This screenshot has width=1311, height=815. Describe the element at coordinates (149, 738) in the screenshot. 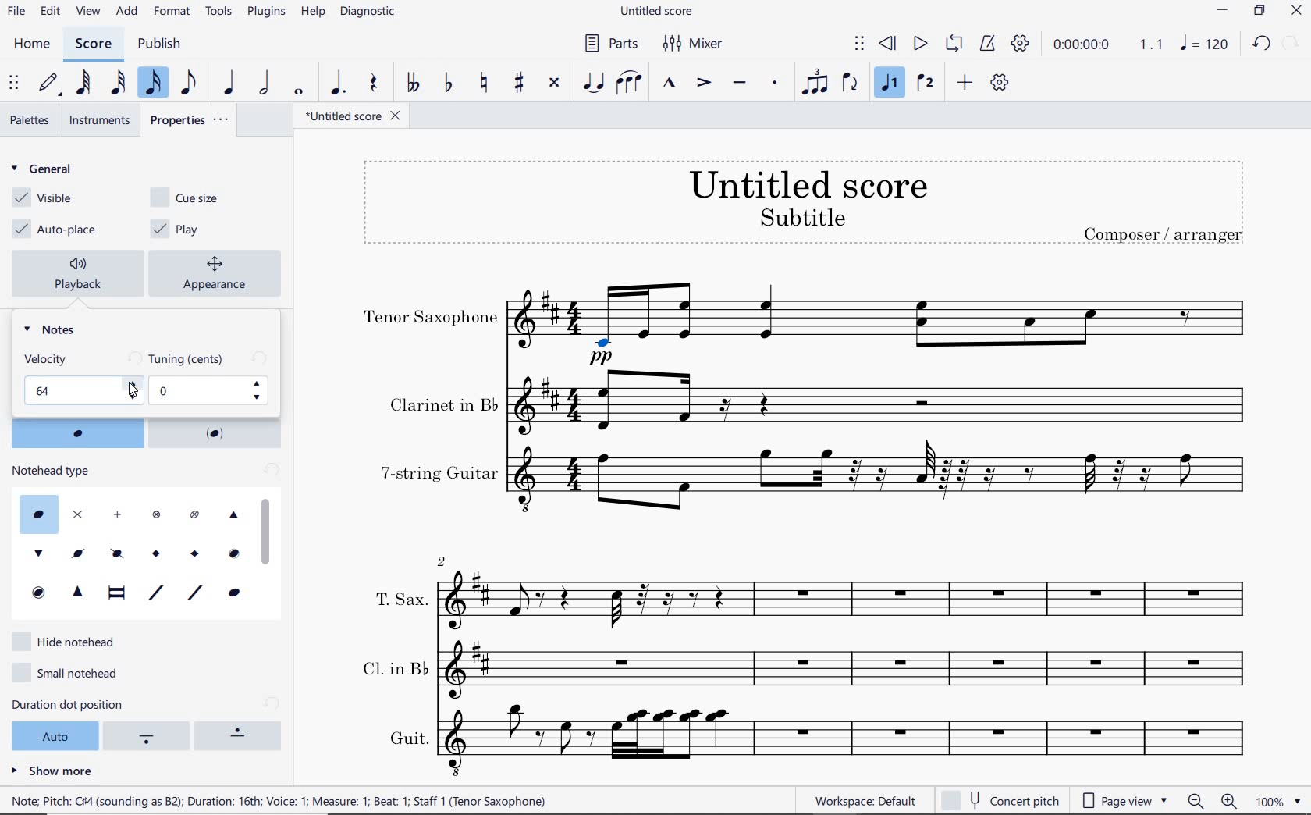

I see `Duration position` at that location.